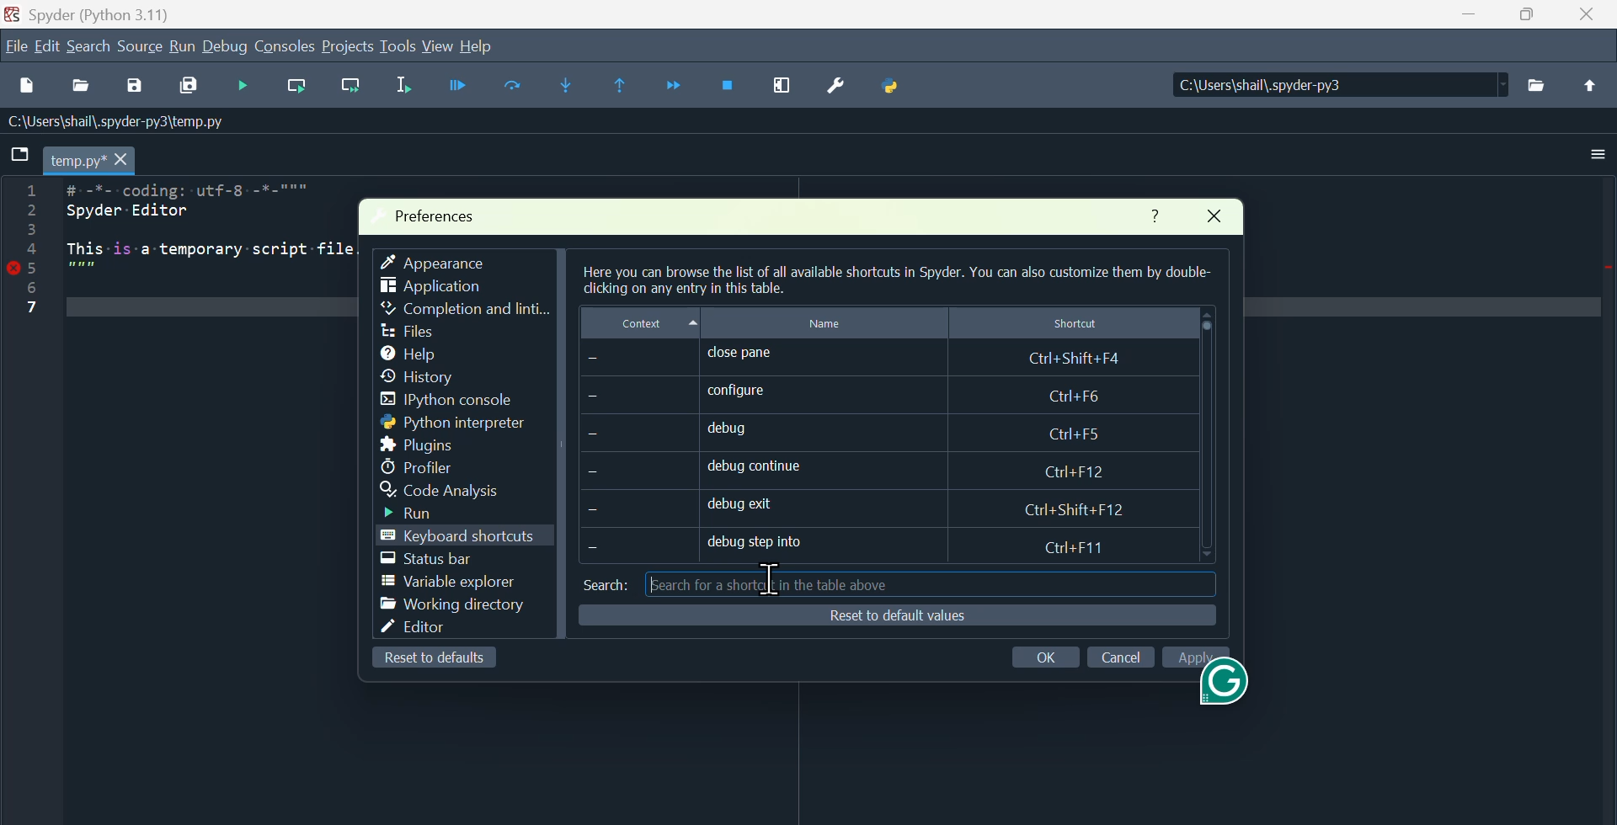 Image resolution: width=1617 pixels, height=825 pixels. I want to click on Continue execution until next function, so click(675, 82).